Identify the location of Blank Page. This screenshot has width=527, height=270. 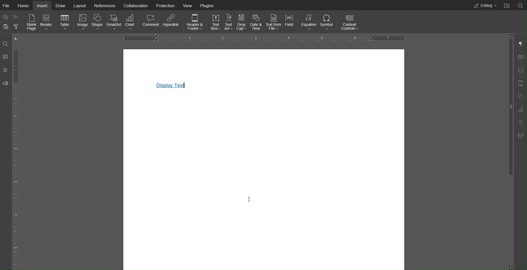
(32, 23).